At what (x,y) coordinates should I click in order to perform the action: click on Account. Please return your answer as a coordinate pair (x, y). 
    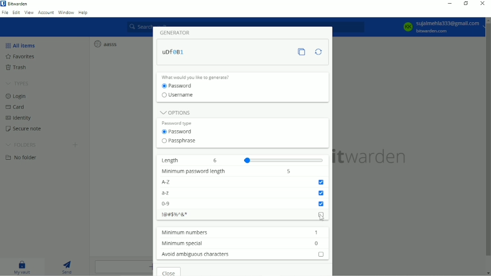
    Looking at the image, I should click on (46, 13).